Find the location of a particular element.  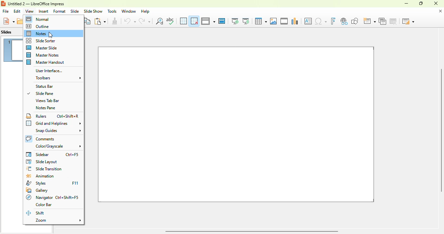

title is located at coordinates (36, 4).